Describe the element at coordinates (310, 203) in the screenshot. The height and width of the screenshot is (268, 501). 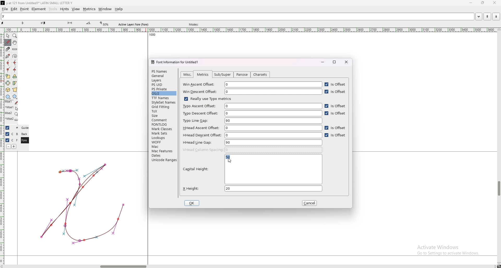
I see `cancel` at that location.